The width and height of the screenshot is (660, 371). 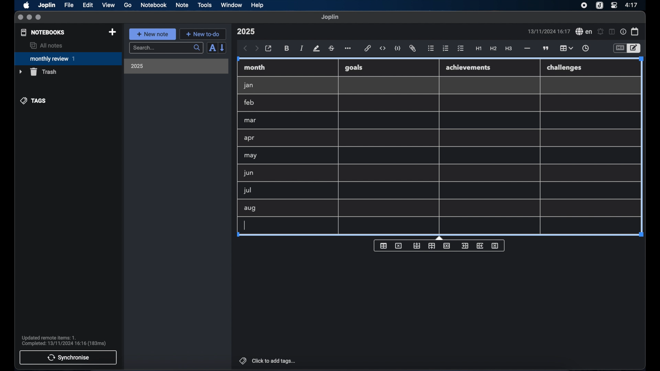 What do you see at coordinates (612, 32) in the screenshot?
I see `toggle editor layout` at bounding box center [612, 32].